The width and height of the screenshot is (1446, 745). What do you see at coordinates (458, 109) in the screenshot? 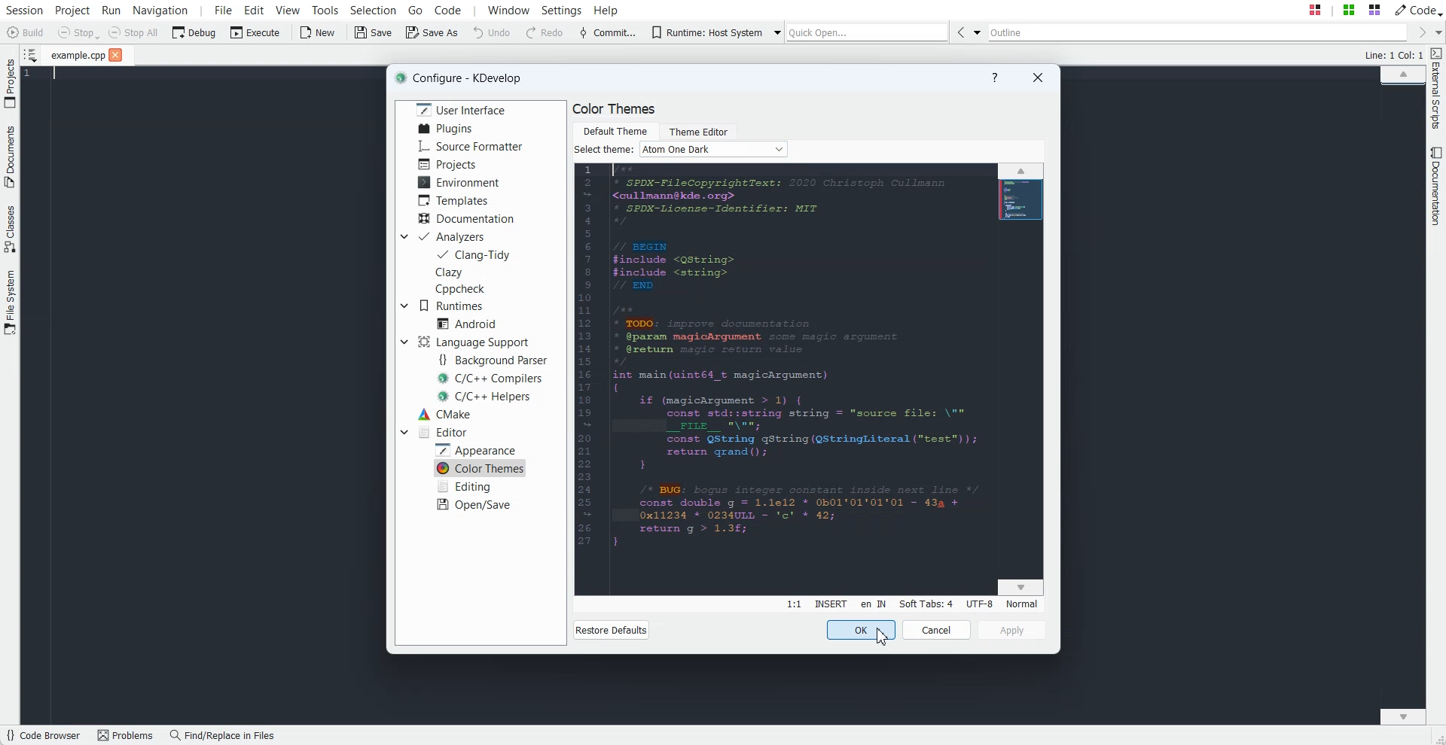
I see `User Interface` at bounding box center [458, 109].